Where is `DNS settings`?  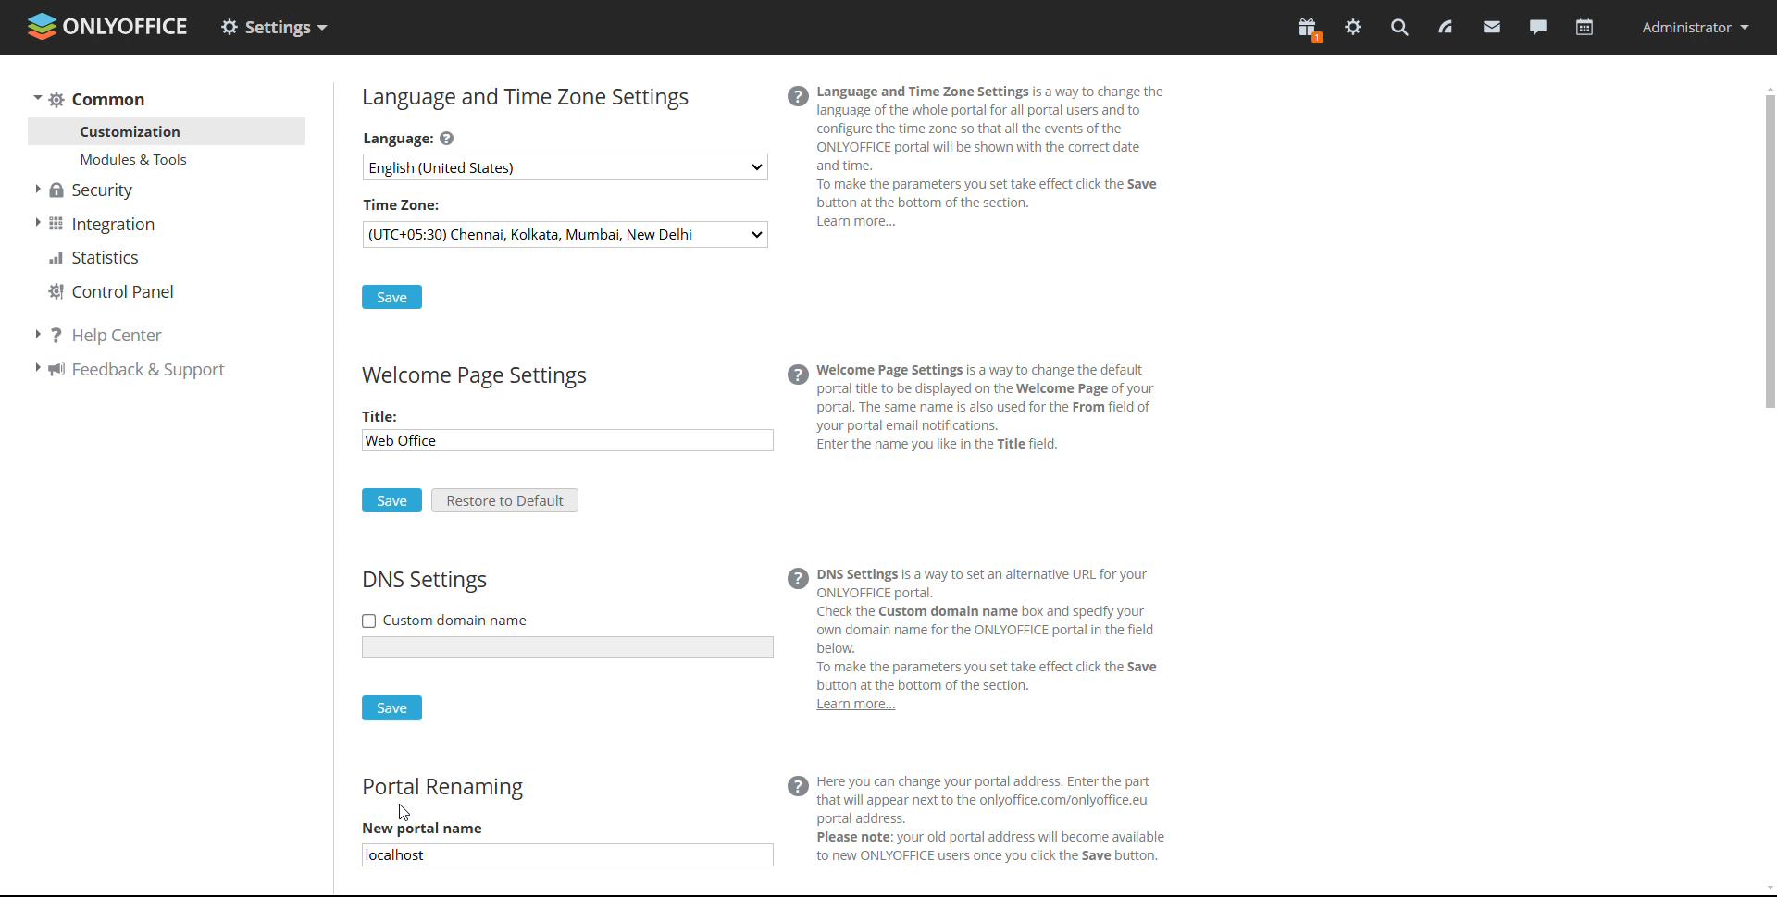 DNS settings is located at coordinates (425, 583).